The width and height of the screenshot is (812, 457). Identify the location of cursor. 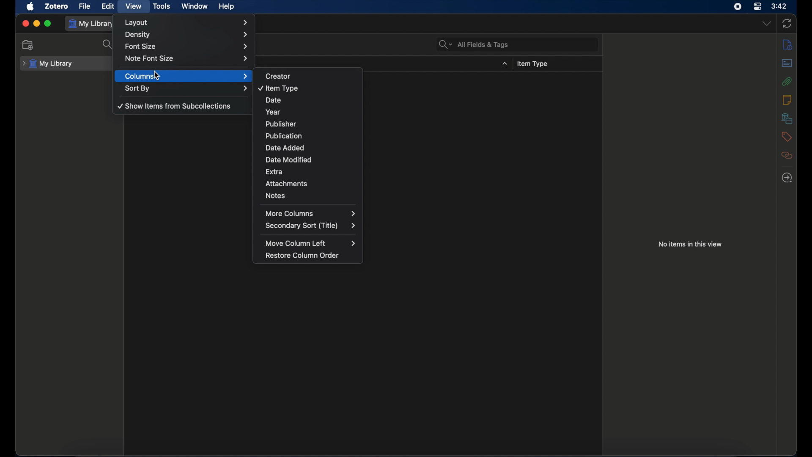
(156, 76).